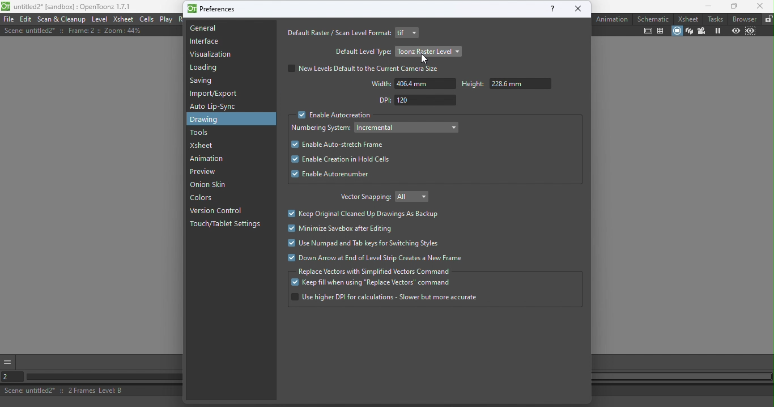  What do you see at coordinates (332, 116) in the screenshot?
I see `Enable Autocreation` at bounding box center [332, 116].